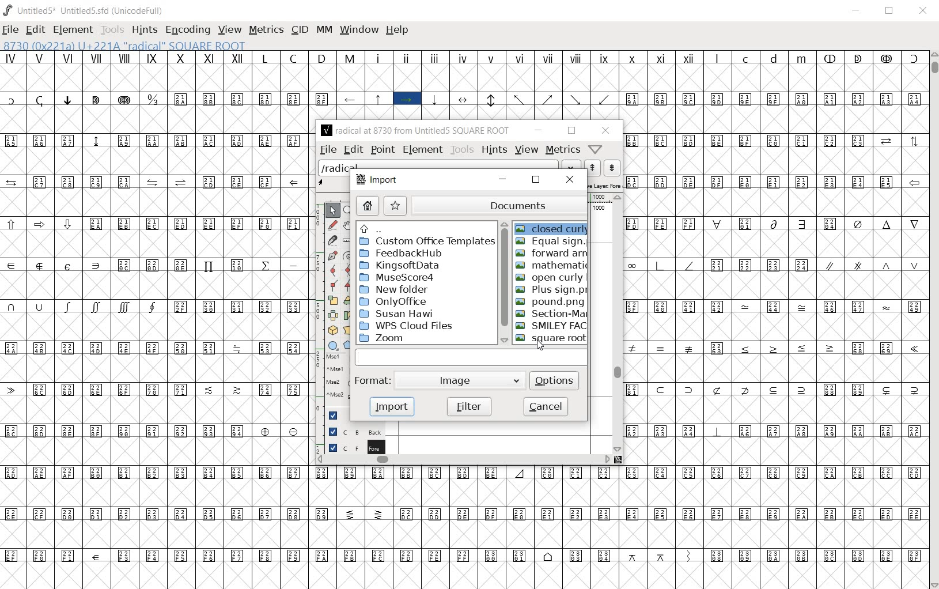  I want to click on load word list, so click(449, 167).